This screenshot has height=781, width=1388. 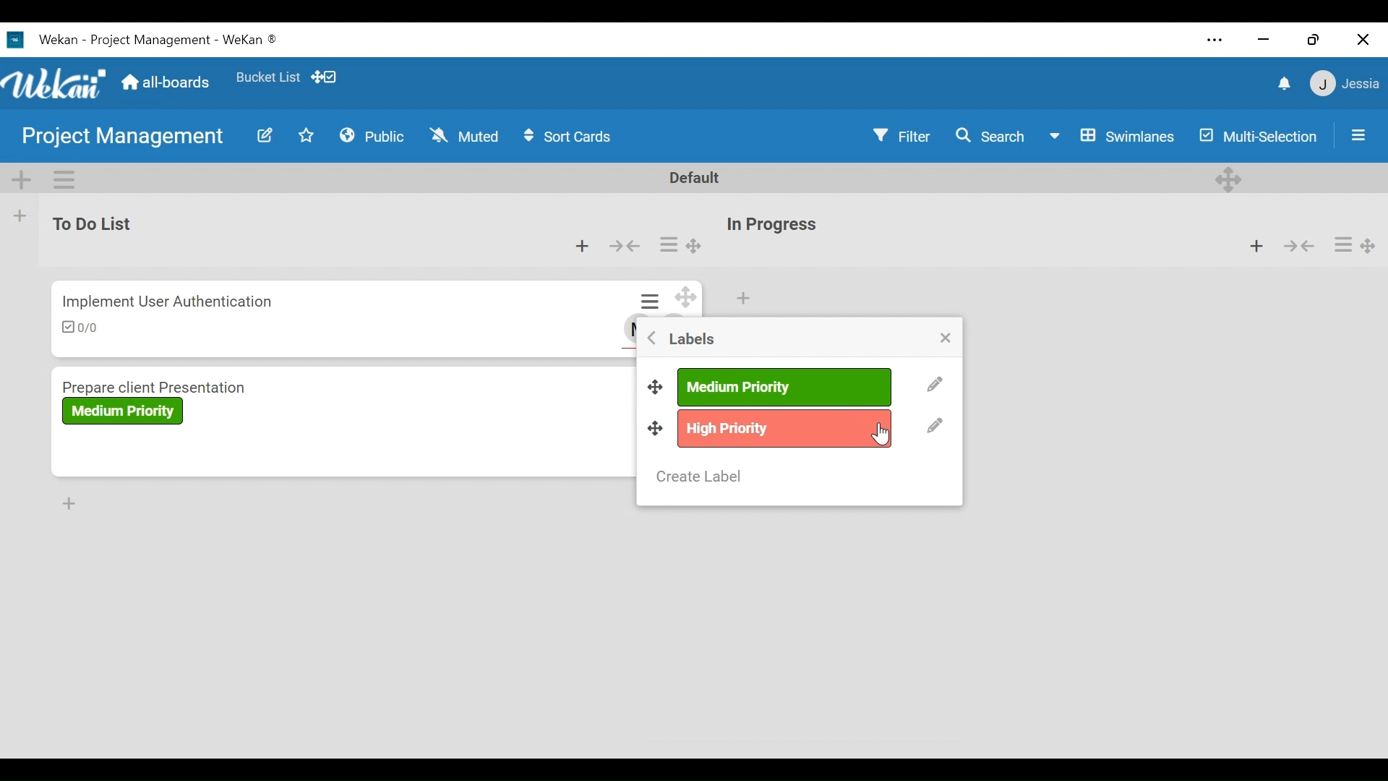 I want to click on close, so click(x=947, y=340).